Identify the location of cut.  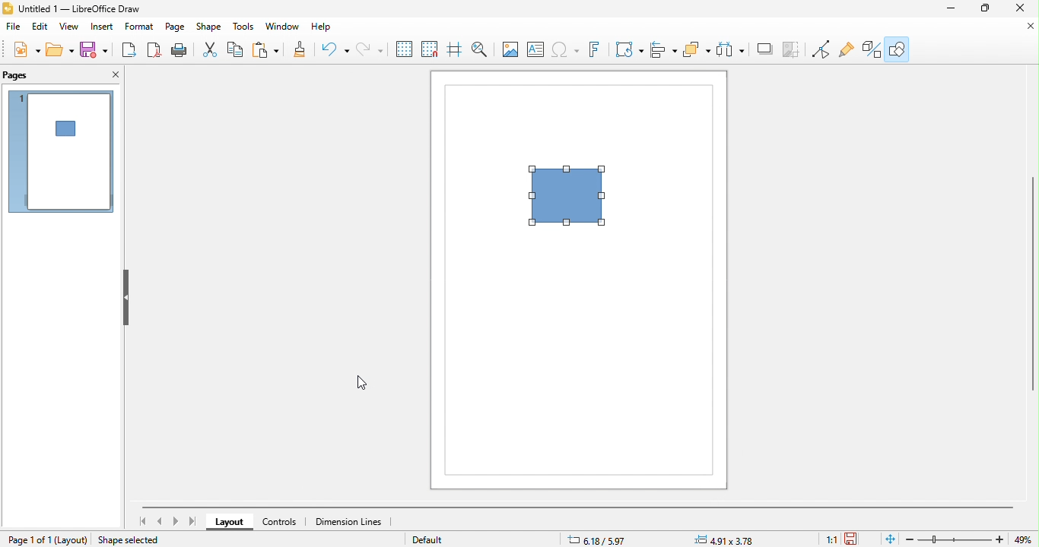
(212, 51).